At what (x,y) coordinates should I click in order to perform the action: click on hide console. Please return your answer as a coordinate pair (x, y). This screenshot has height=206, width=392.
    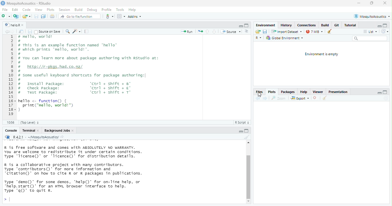
    Looking at the image, I should click on (247, 25).